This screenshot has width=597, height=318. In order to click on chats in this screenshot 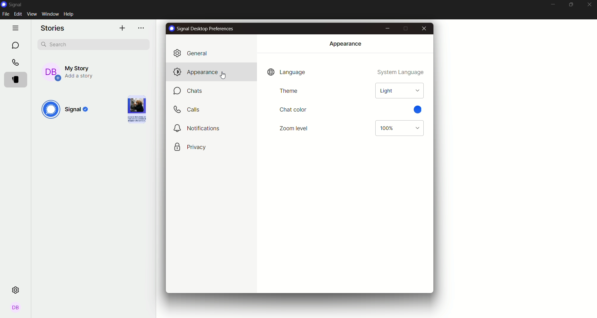, I will do `click(190, 91)`.